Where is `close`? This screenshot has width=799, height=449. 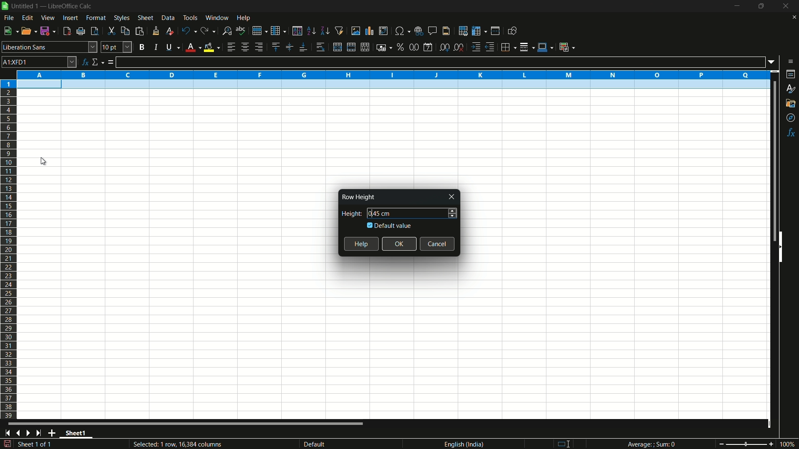
close is located at coordinates (452, 197).